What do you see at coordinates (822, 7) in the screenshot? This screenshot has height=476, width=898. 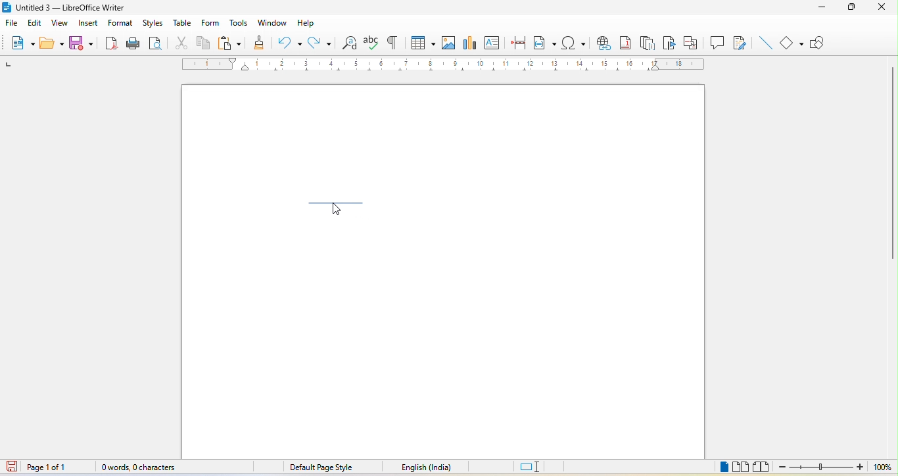 I see `minimize` at bounding box center [822, 7].